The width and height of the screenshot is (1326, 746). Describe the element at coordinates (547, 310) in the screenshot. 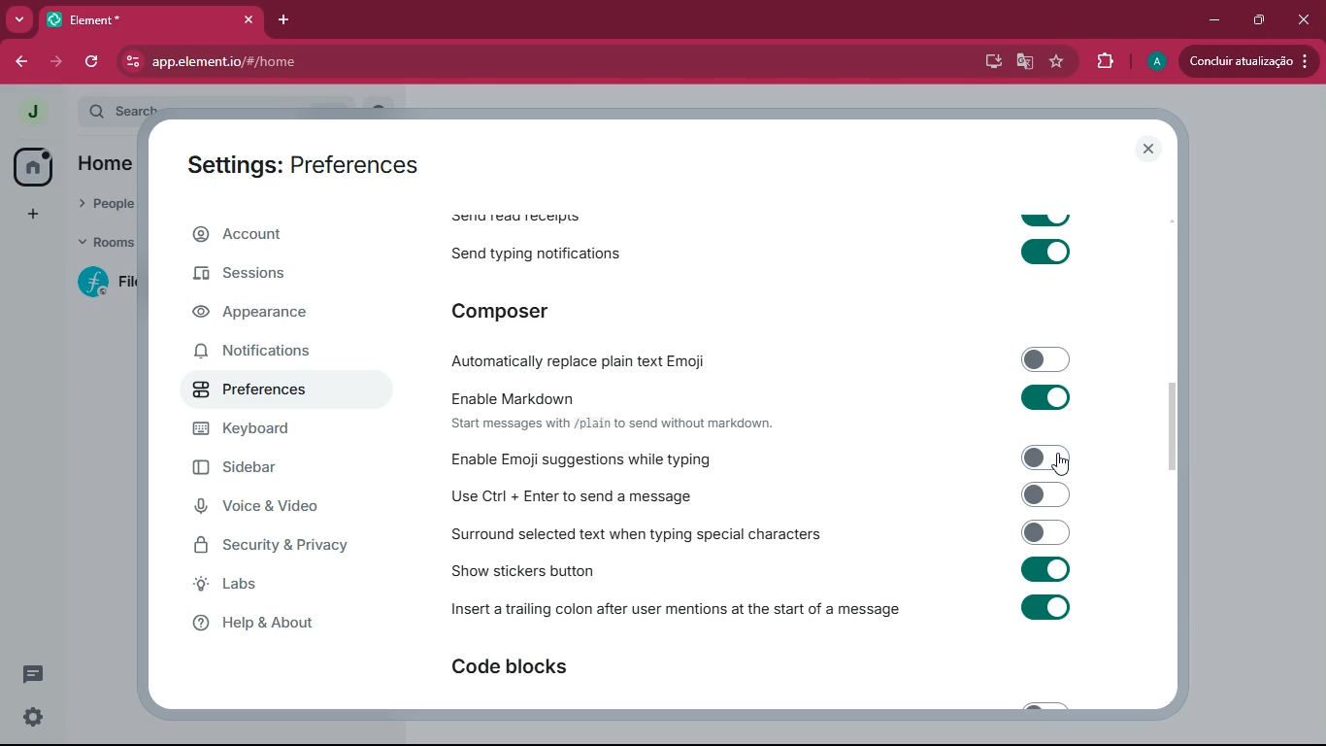

I see `composer` at that location.